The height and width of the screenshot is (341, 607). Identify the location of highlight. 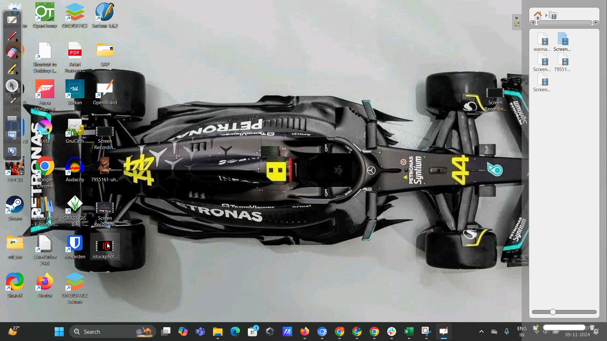
(12, 69).